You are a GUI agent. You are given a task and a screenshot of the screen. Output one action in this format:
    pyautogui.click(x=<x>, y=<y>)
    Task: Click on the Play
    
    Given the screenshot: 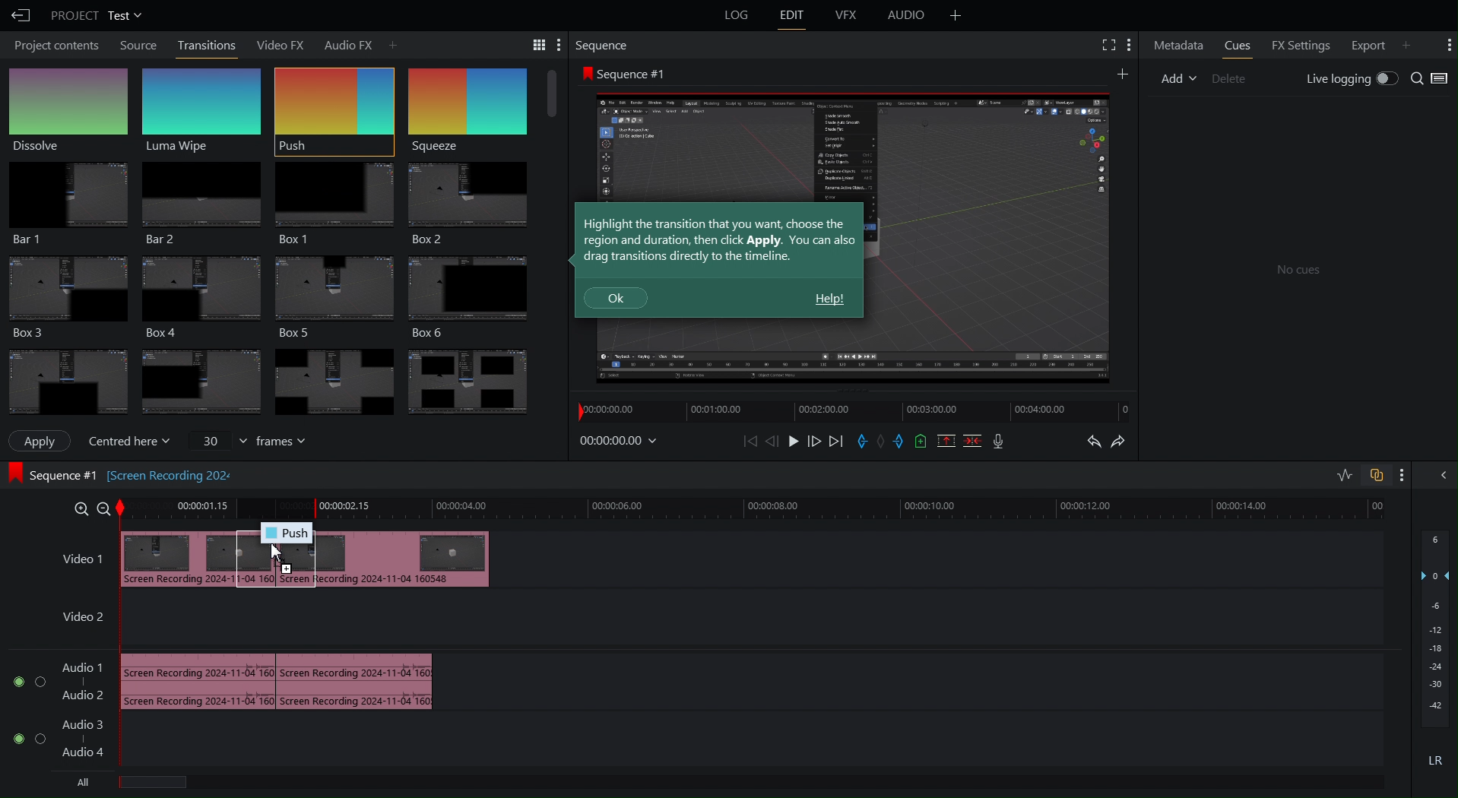 What is the action you would take?
    pyautogui.click(x=793, y=442)
    